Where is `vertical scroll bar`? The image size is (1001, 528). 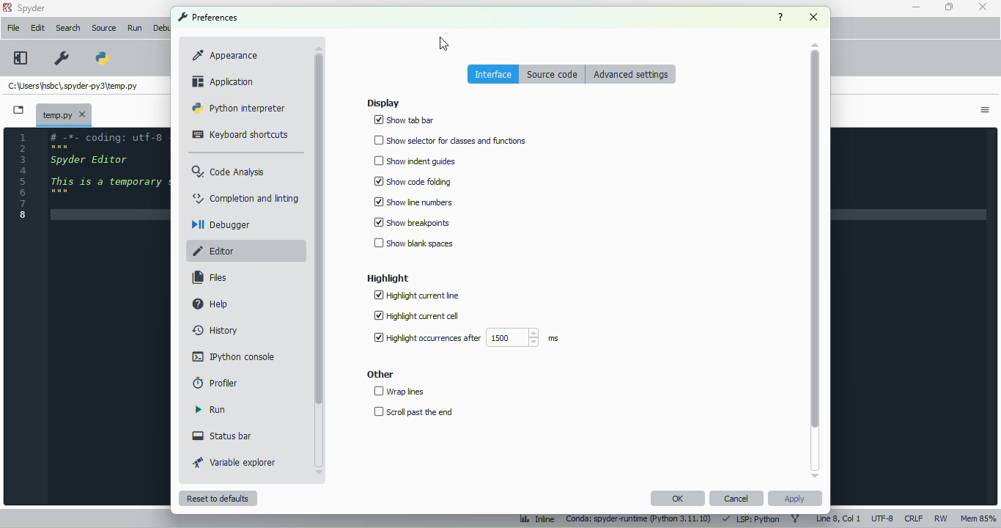
vertical scroll bar is located at coordinates (815, 259).